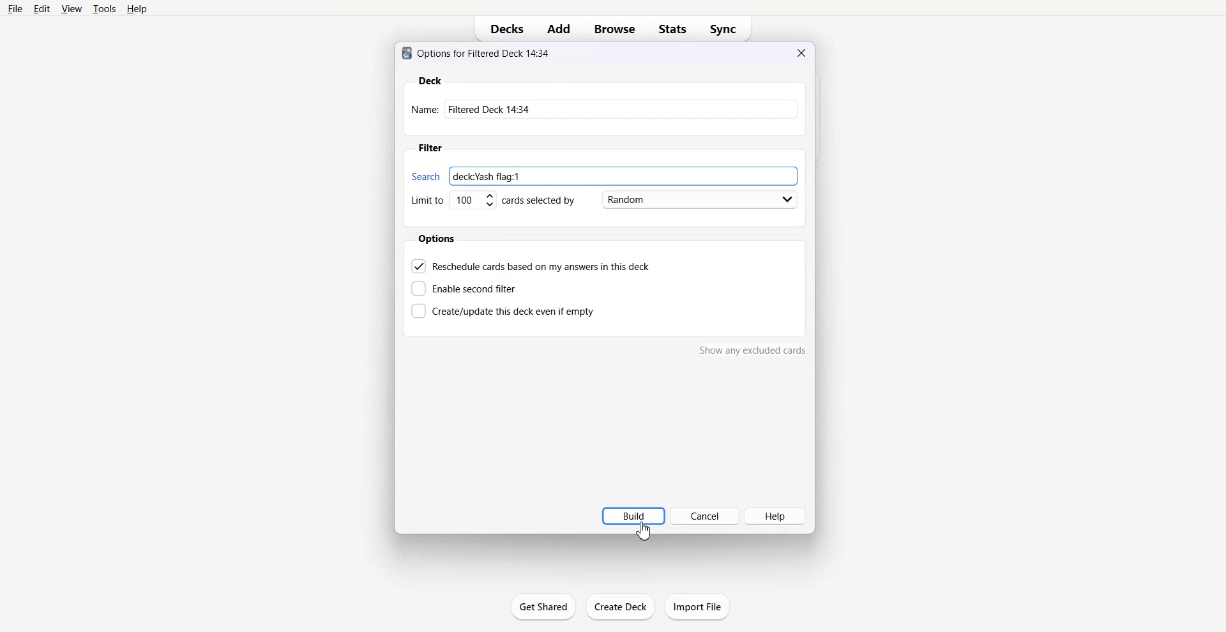  Describe the element at coordinates (72, 8) in the screenshot. I see `View` at that location.